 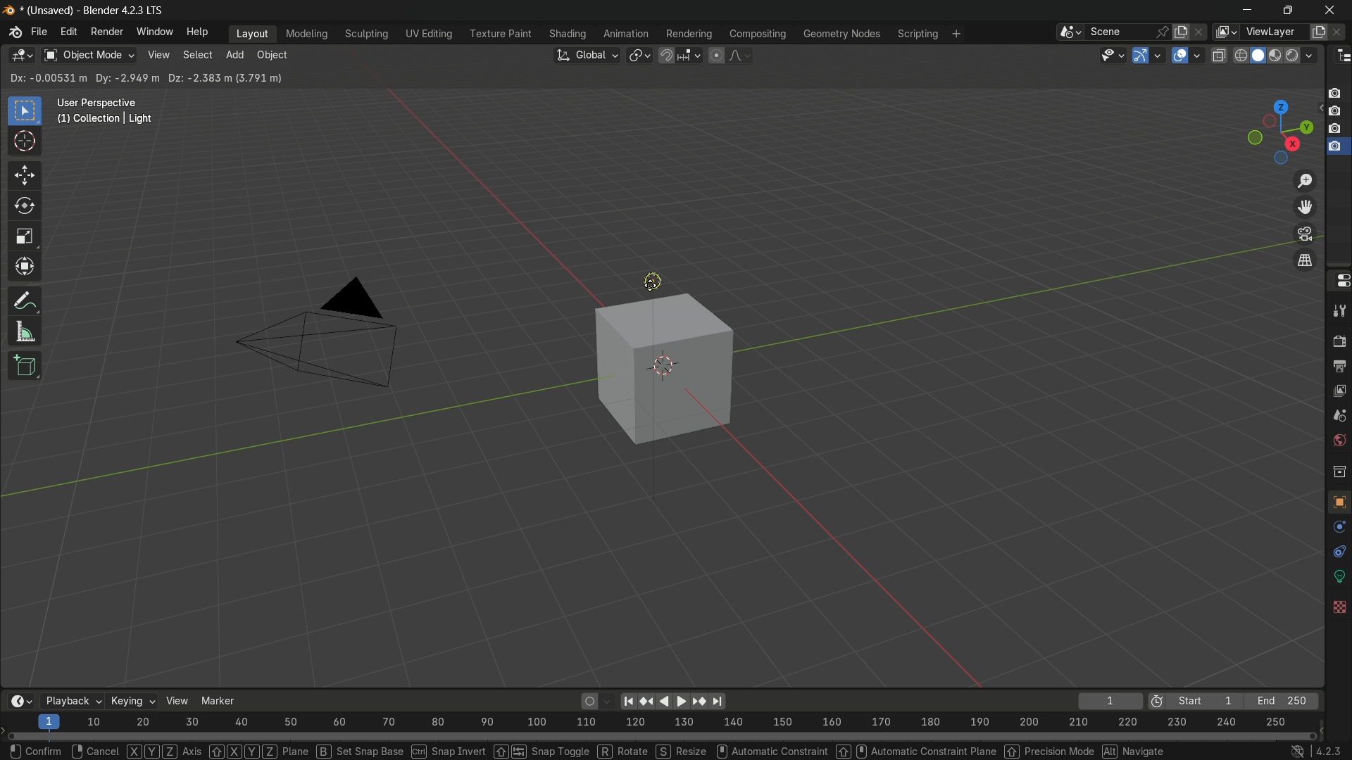 What do you see at coordinates (1160, 55) in the screenshot?
I see `gizmos` at bounding box center [1160, 55].